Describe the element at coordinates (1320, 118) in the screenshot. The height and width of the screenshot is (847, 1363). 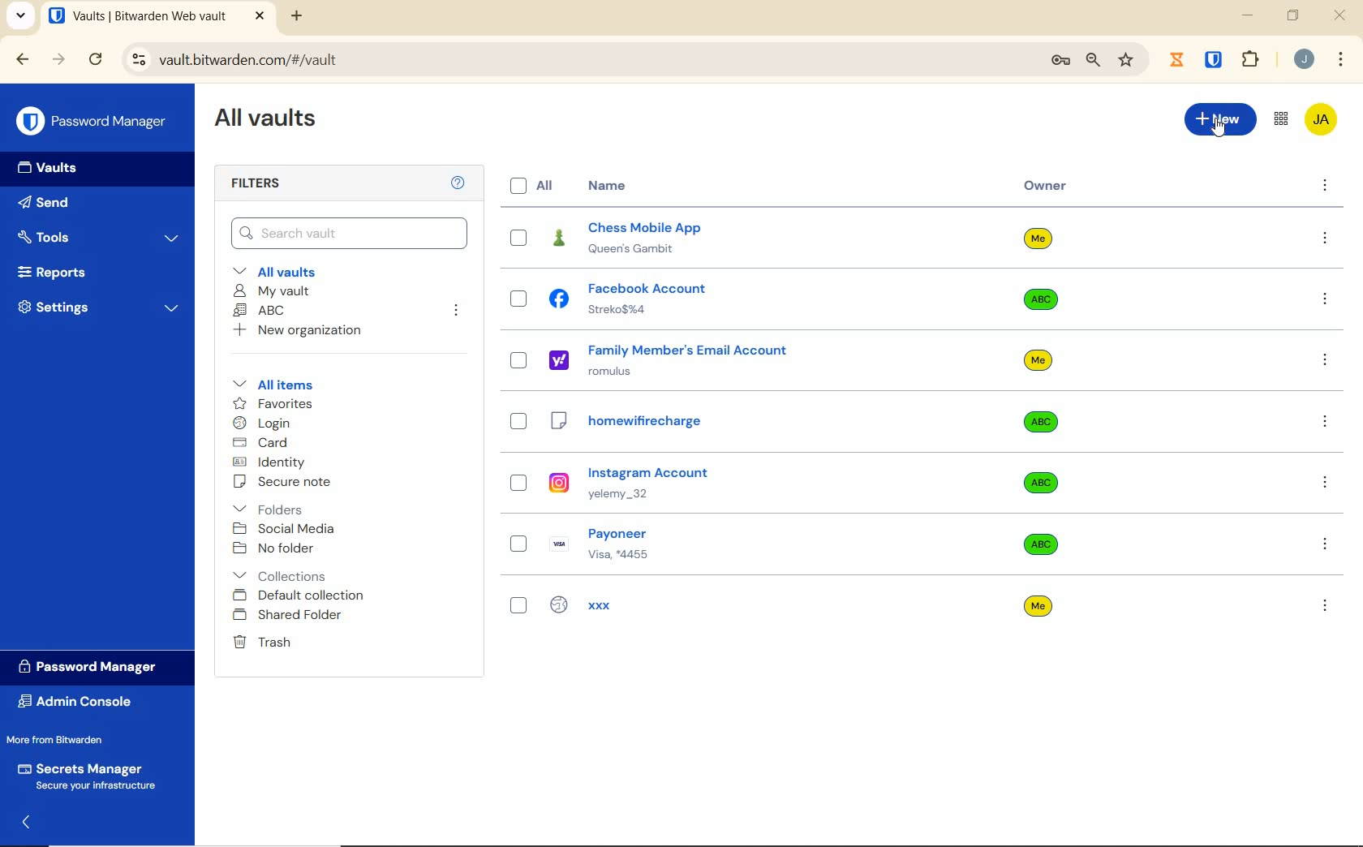
I see `Bitwarden Account` at that location.